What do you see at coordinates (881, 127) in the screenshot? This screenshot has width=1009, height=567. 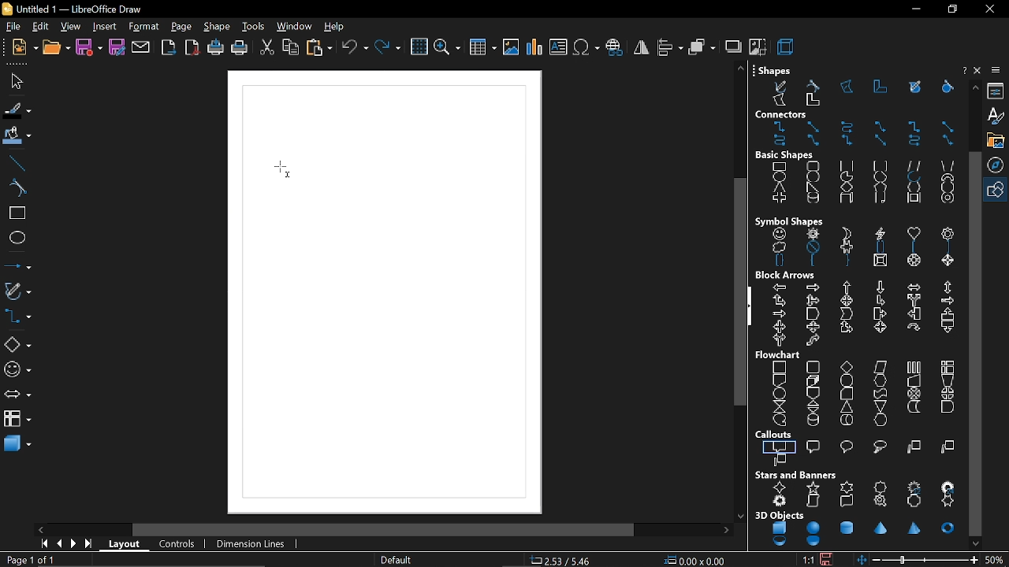 I see `line connector ends with arrow` at bounding box center [881, 127].